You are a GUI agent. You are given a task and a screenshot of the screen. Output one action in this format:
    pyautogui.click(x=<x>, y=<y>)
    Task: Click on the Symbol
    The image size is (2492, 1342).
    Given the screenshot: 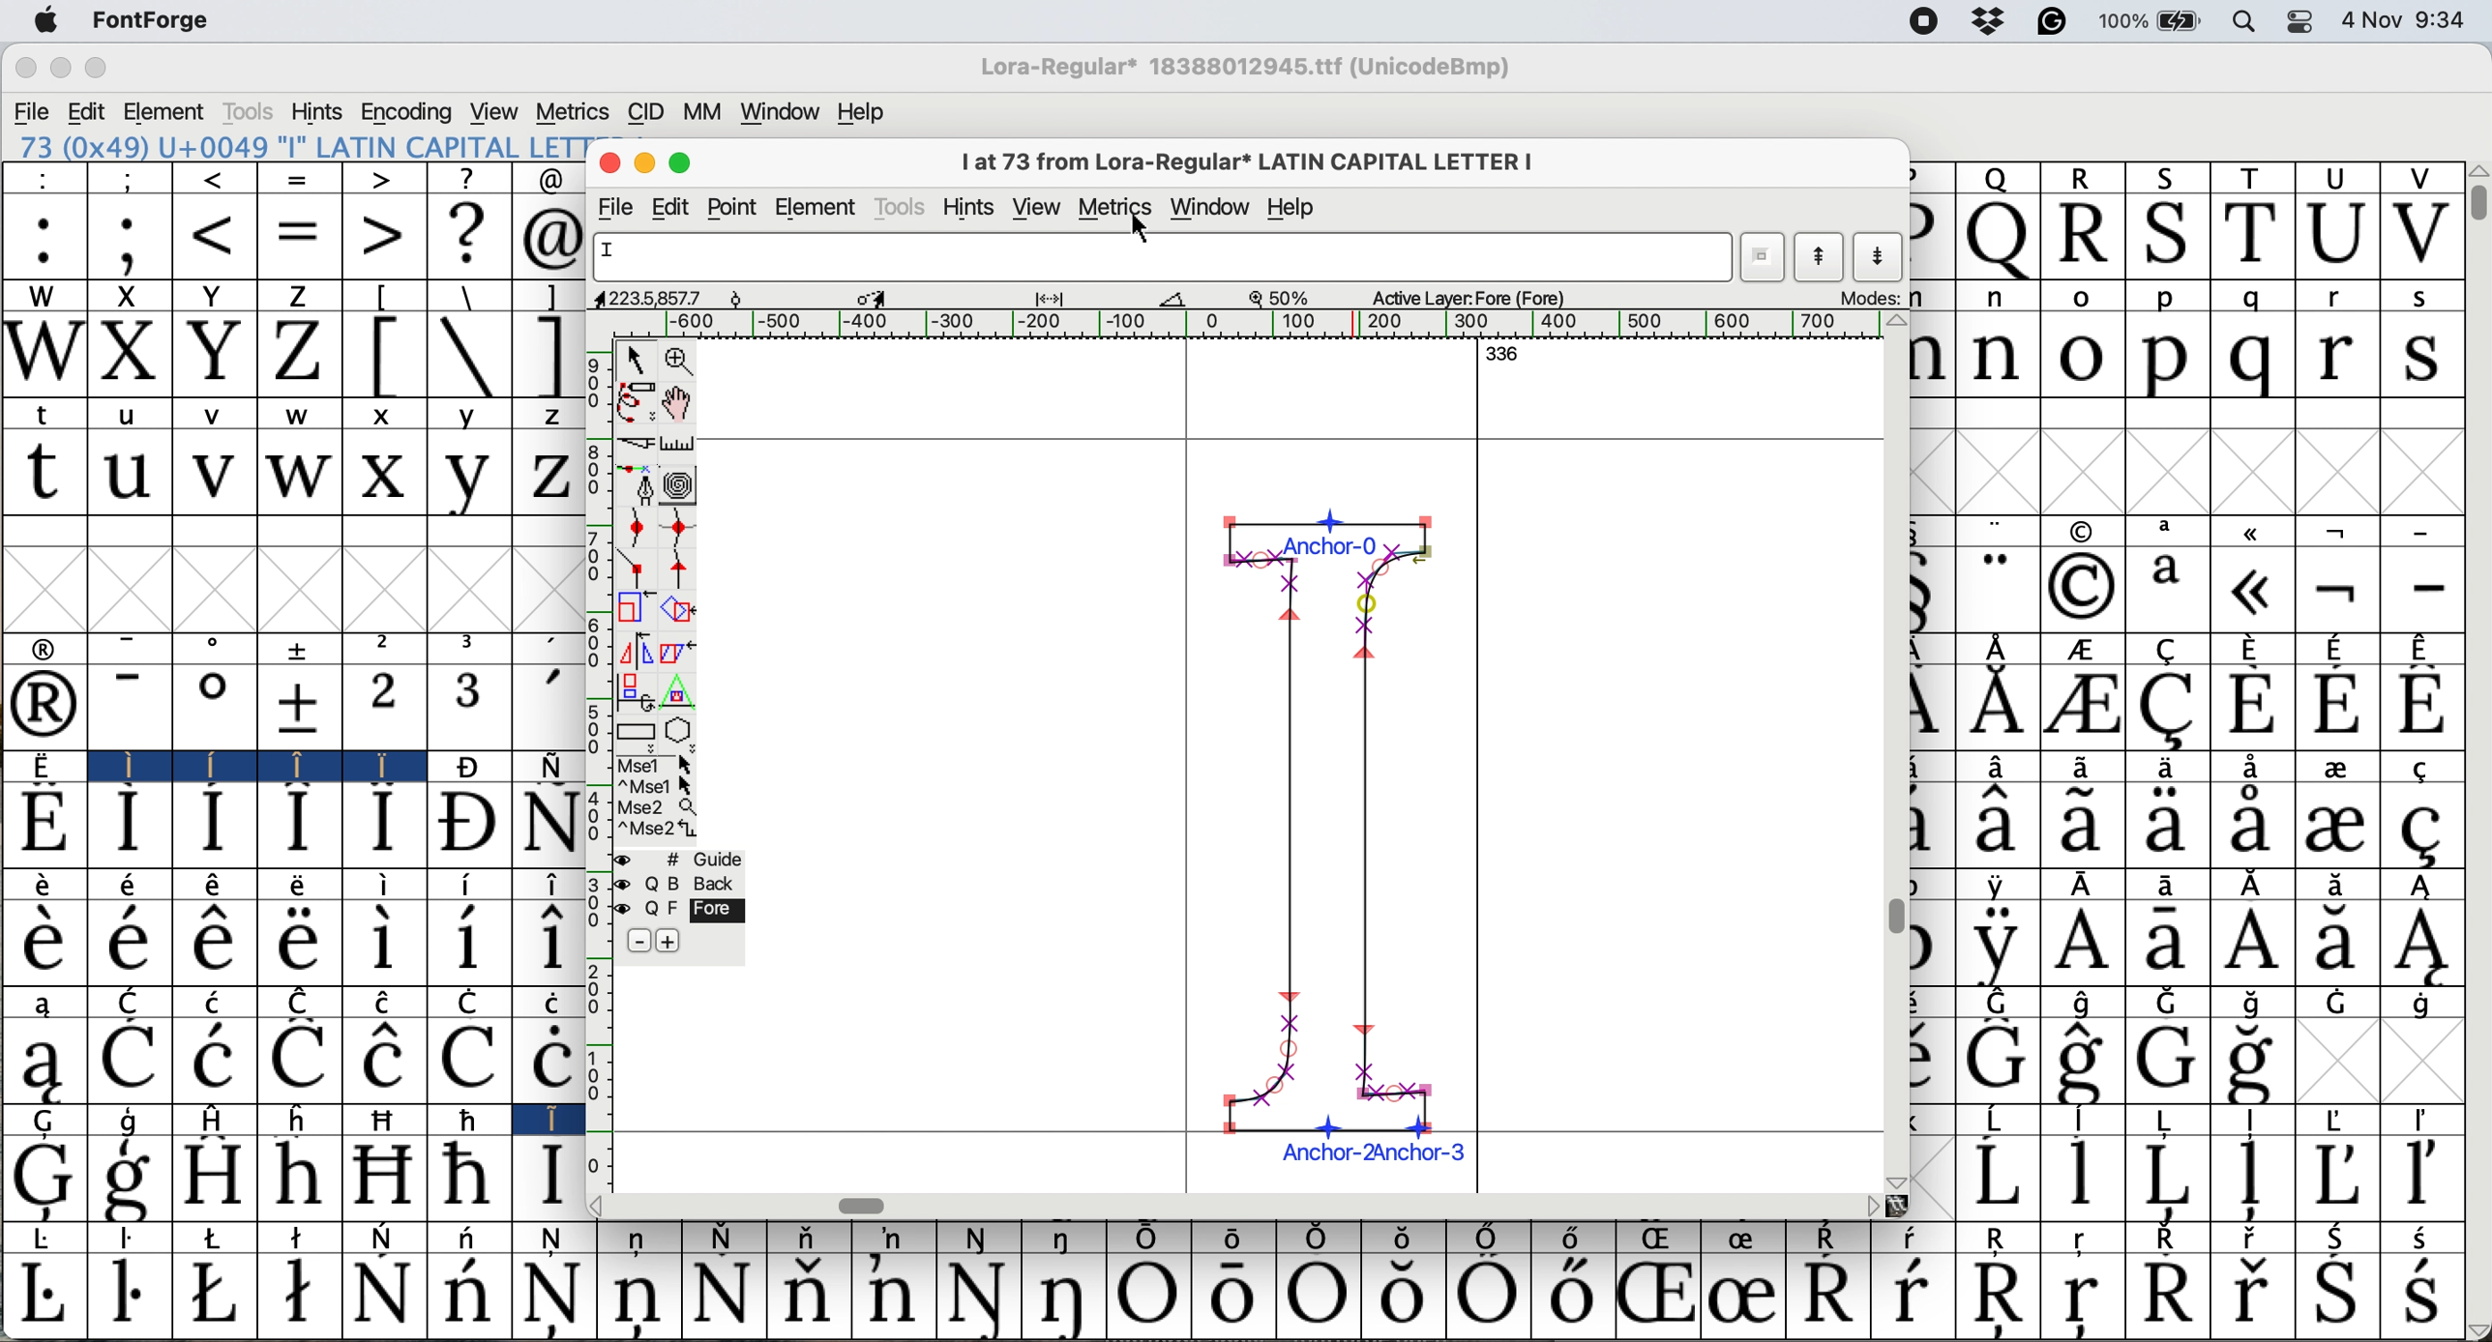 What is the action you would take?
    pyautogui.click(x=38, y=941)
    